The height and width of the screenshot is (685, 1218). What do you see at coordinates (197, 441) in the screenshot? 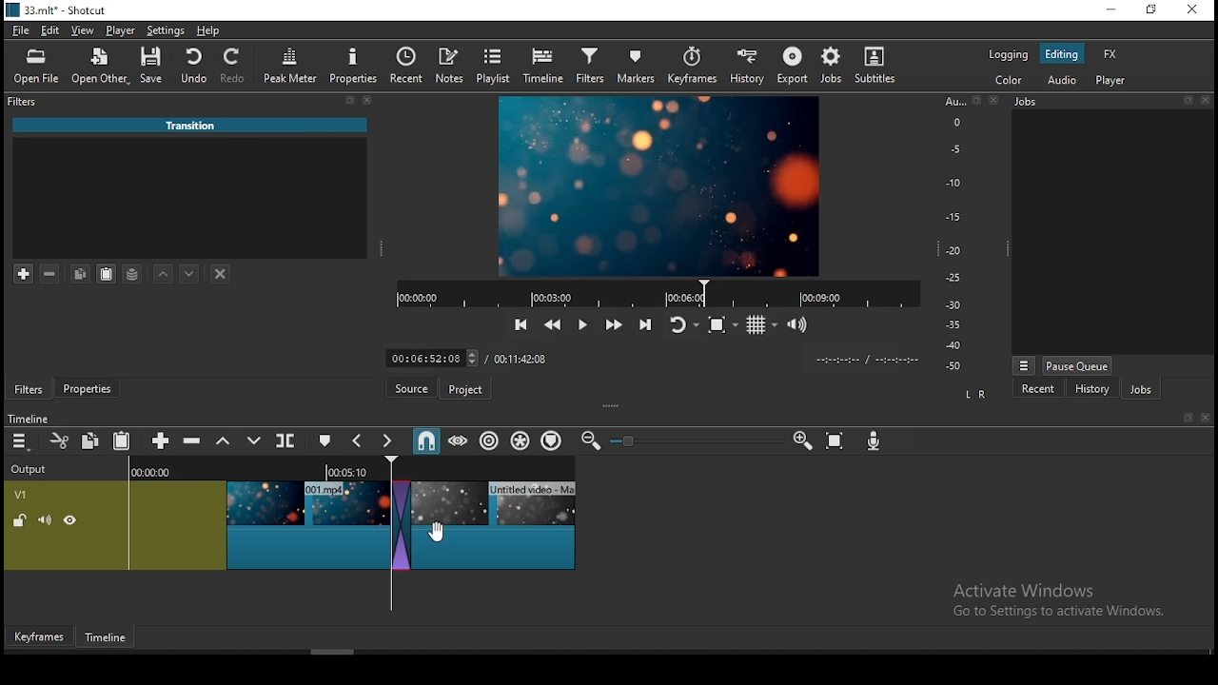
I see `ripple delete` at bounding box center [197, 441].